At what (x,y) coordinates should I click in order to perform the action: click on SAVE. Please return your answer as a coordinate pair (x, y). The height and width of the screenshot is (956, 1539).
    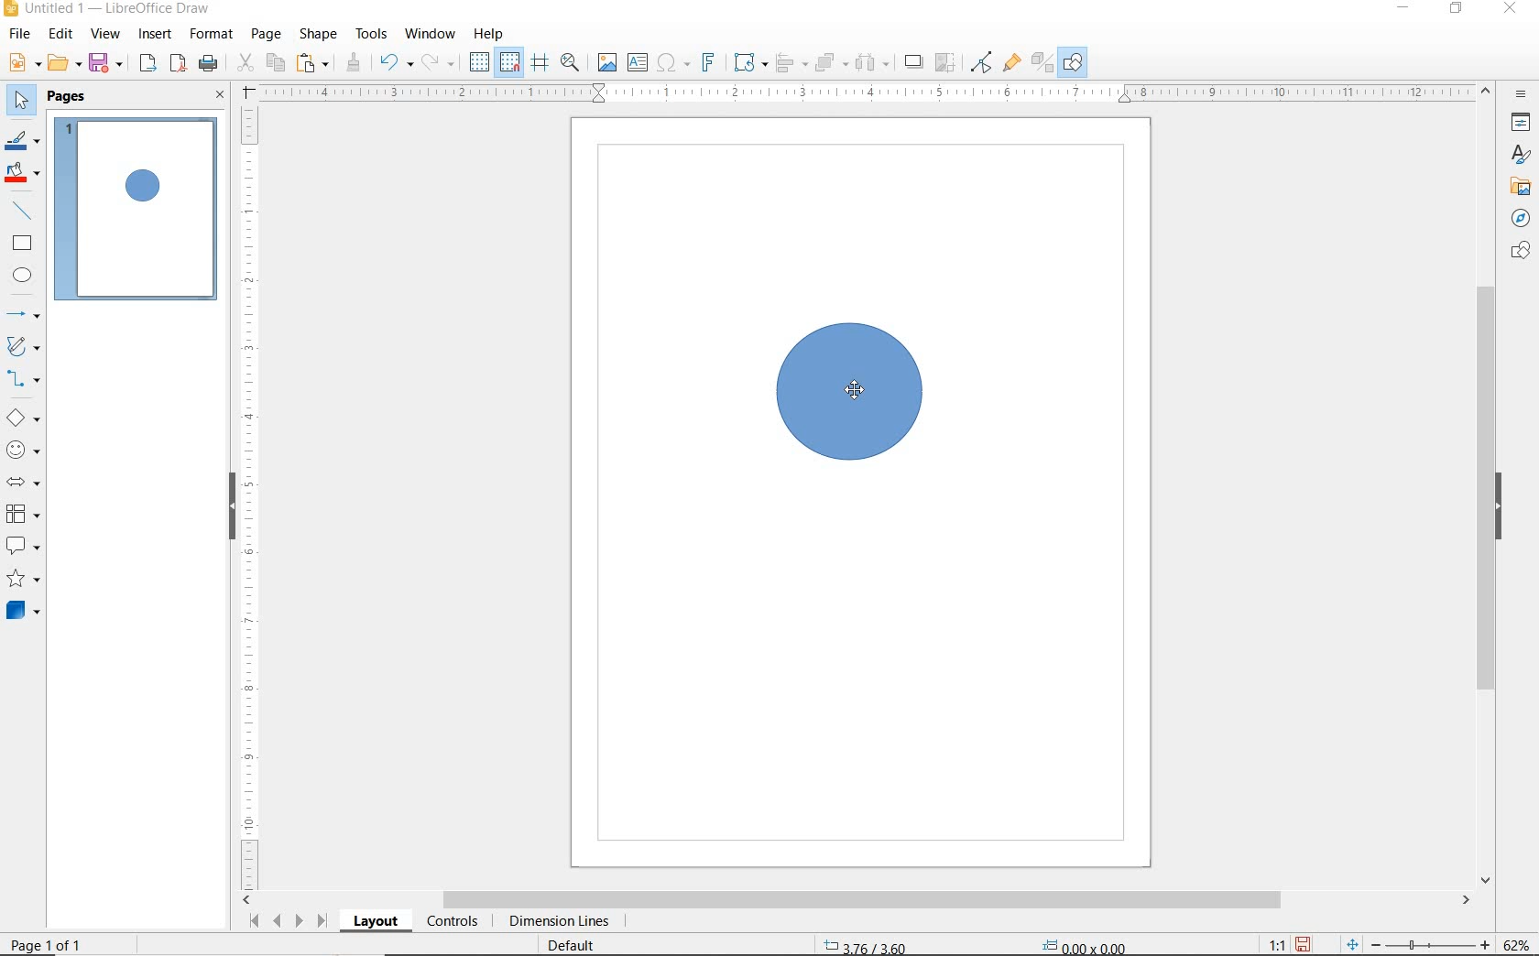
    Looking at the image, I should click on (1304, 944).